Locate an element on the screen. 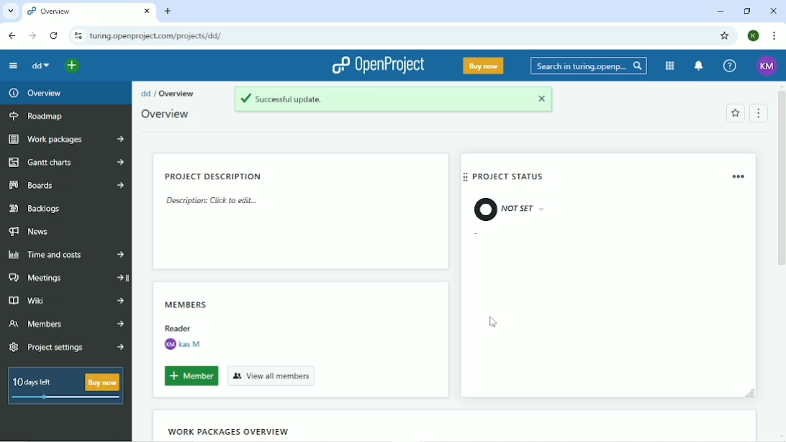 Image resolution: width=786 pixels, height=442 pixels. Account is located at coordinates (766, 66).